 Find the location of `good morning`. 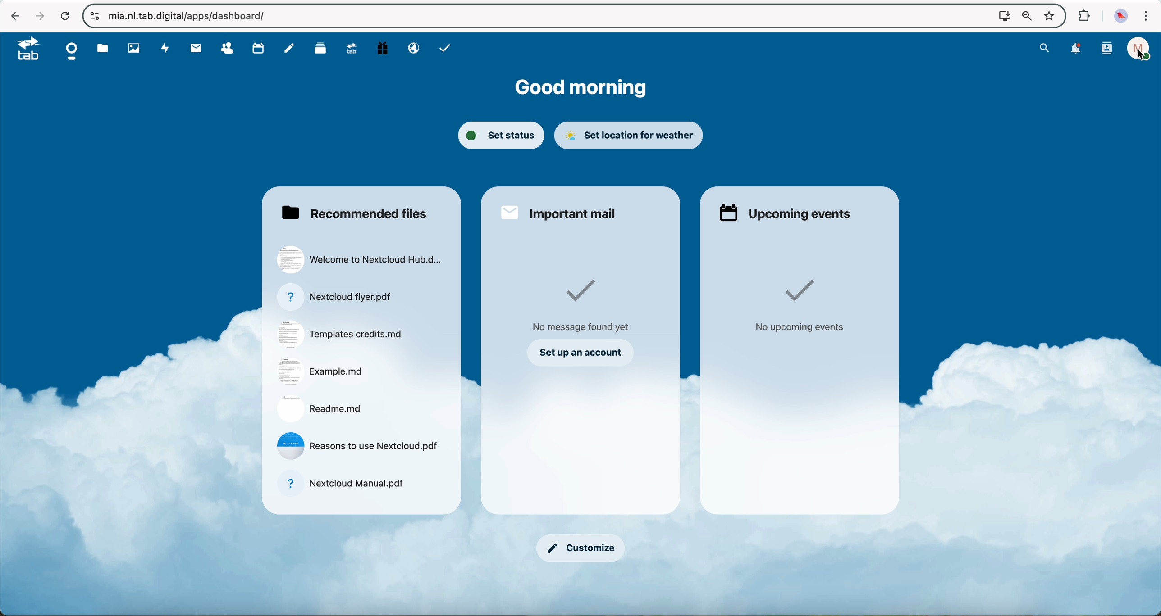

good morning is located at coordinates (585, 86).